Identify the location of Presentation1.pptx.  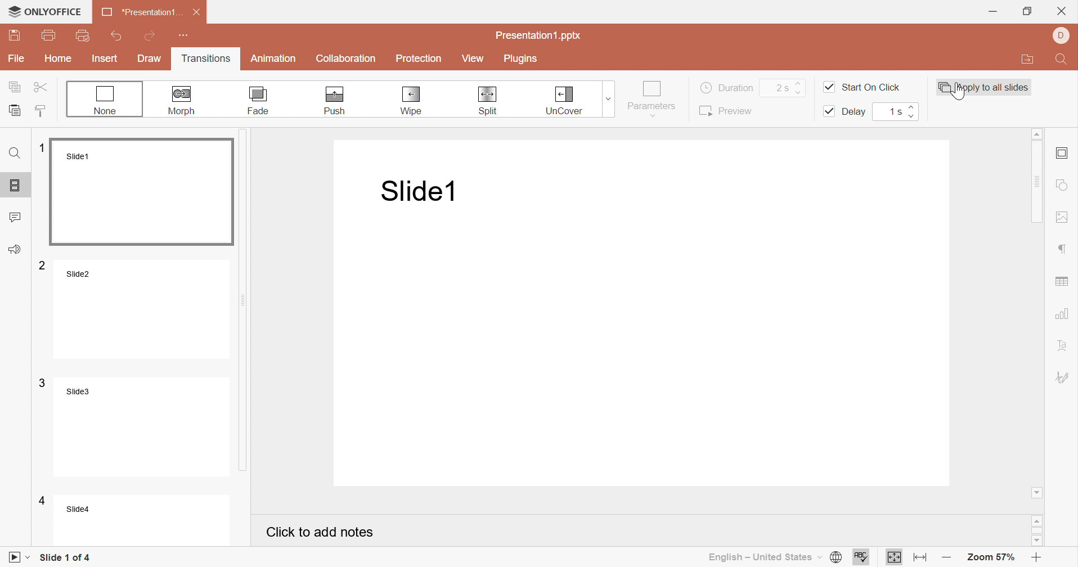
(539, 37).